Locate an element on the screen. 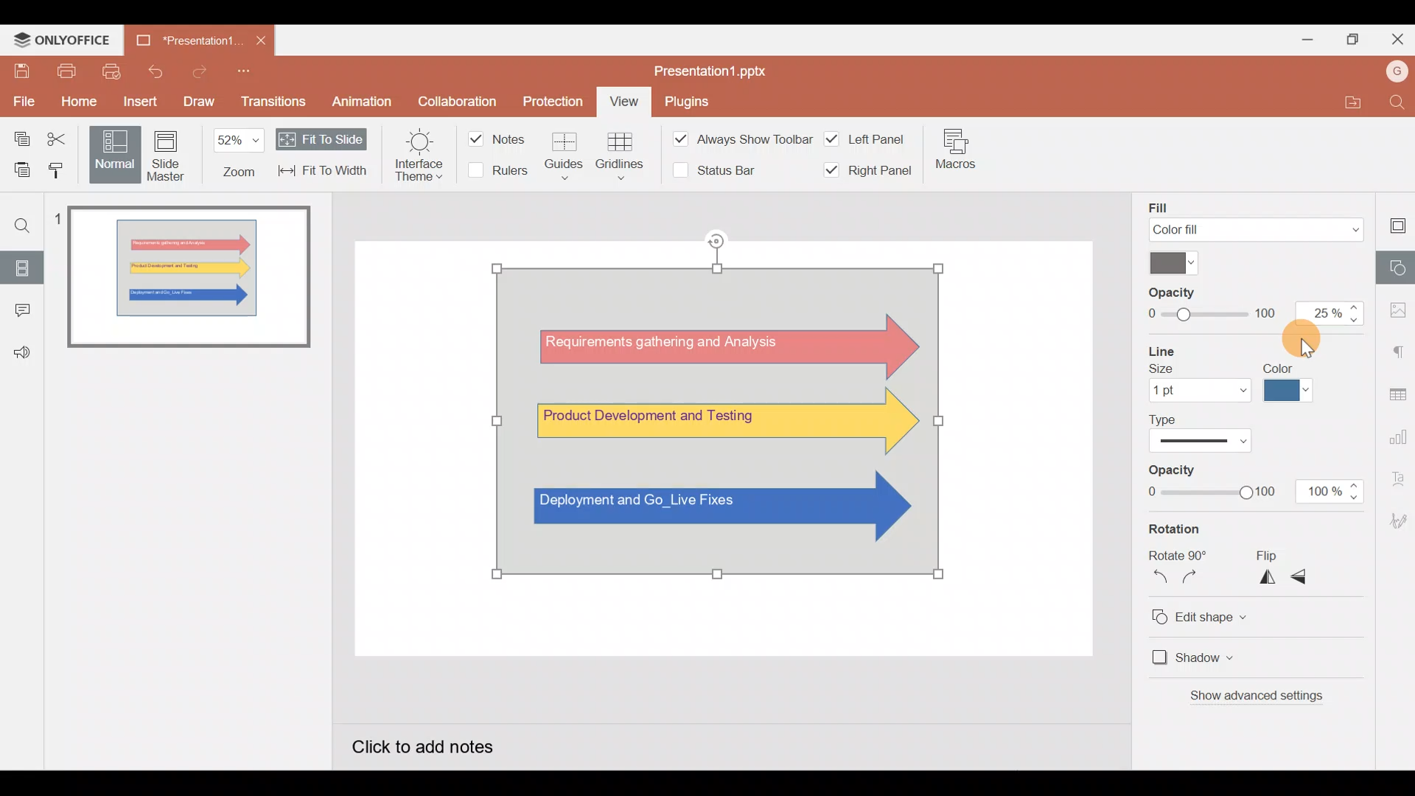 The height and width of the screenshot is (796, 1415). Flip horizontally is located at coordinates (1262, 577).